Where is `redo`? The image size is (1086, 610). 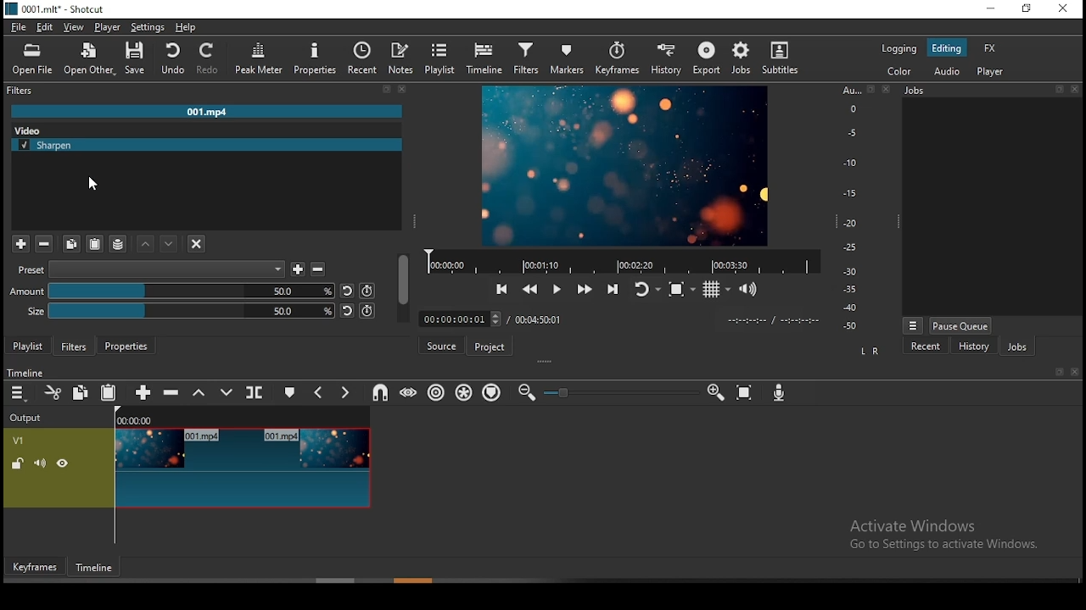
redo is located at coordinates (371, 311).